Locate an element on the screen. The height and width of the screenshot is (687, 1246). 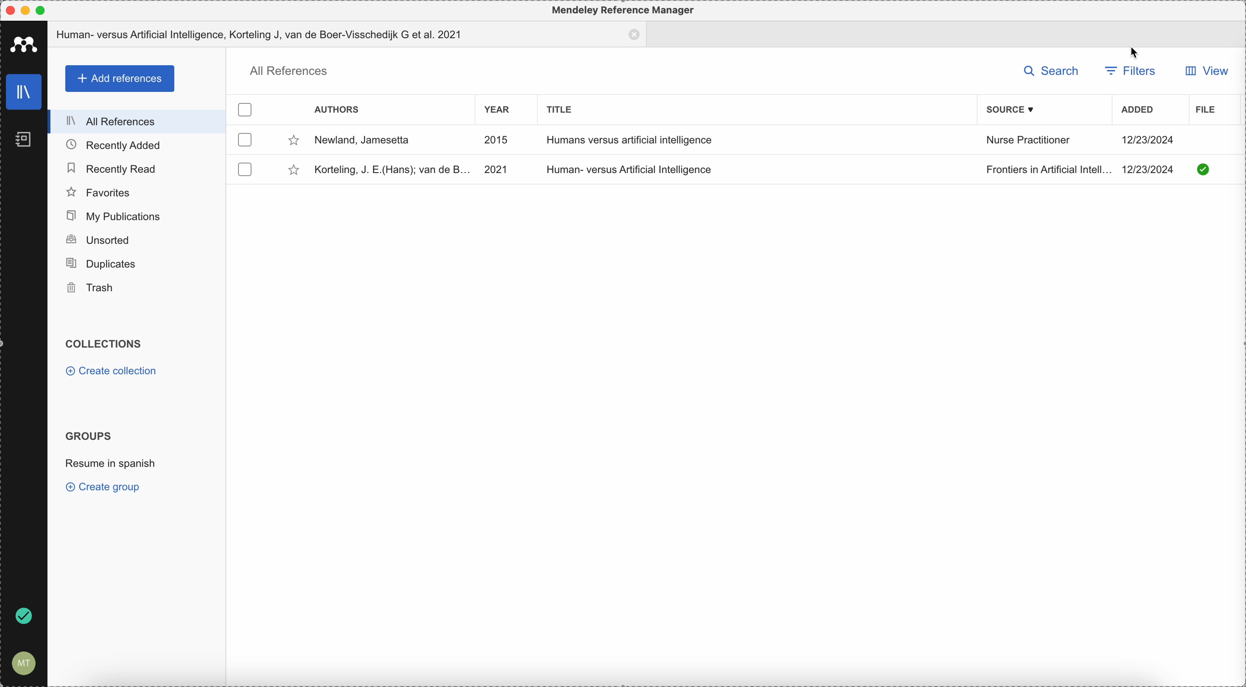
file is located at coordinates (1205, 109).